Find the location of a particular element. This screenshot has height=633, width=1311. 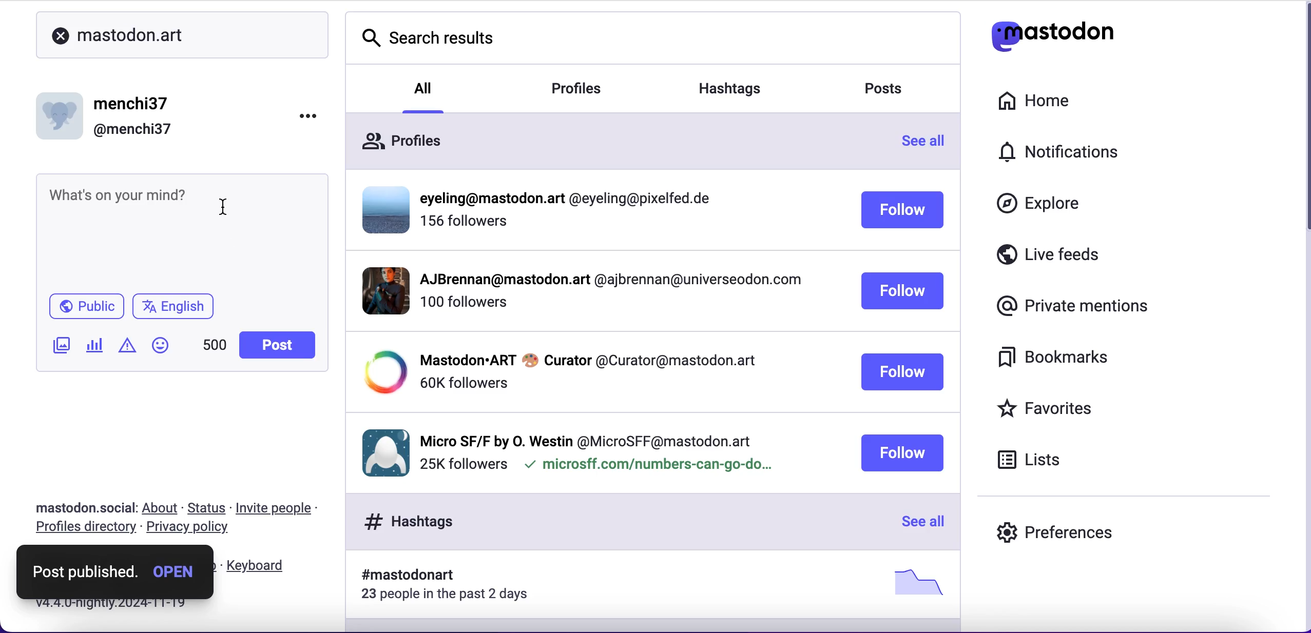

bookmarks is located at coordinates (1061, 361).